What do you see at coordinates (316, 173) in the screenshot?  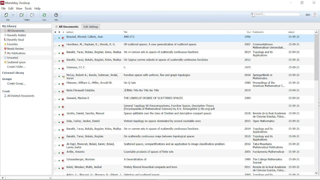 I see `Move down in all files` at bounding box center [316, 173].